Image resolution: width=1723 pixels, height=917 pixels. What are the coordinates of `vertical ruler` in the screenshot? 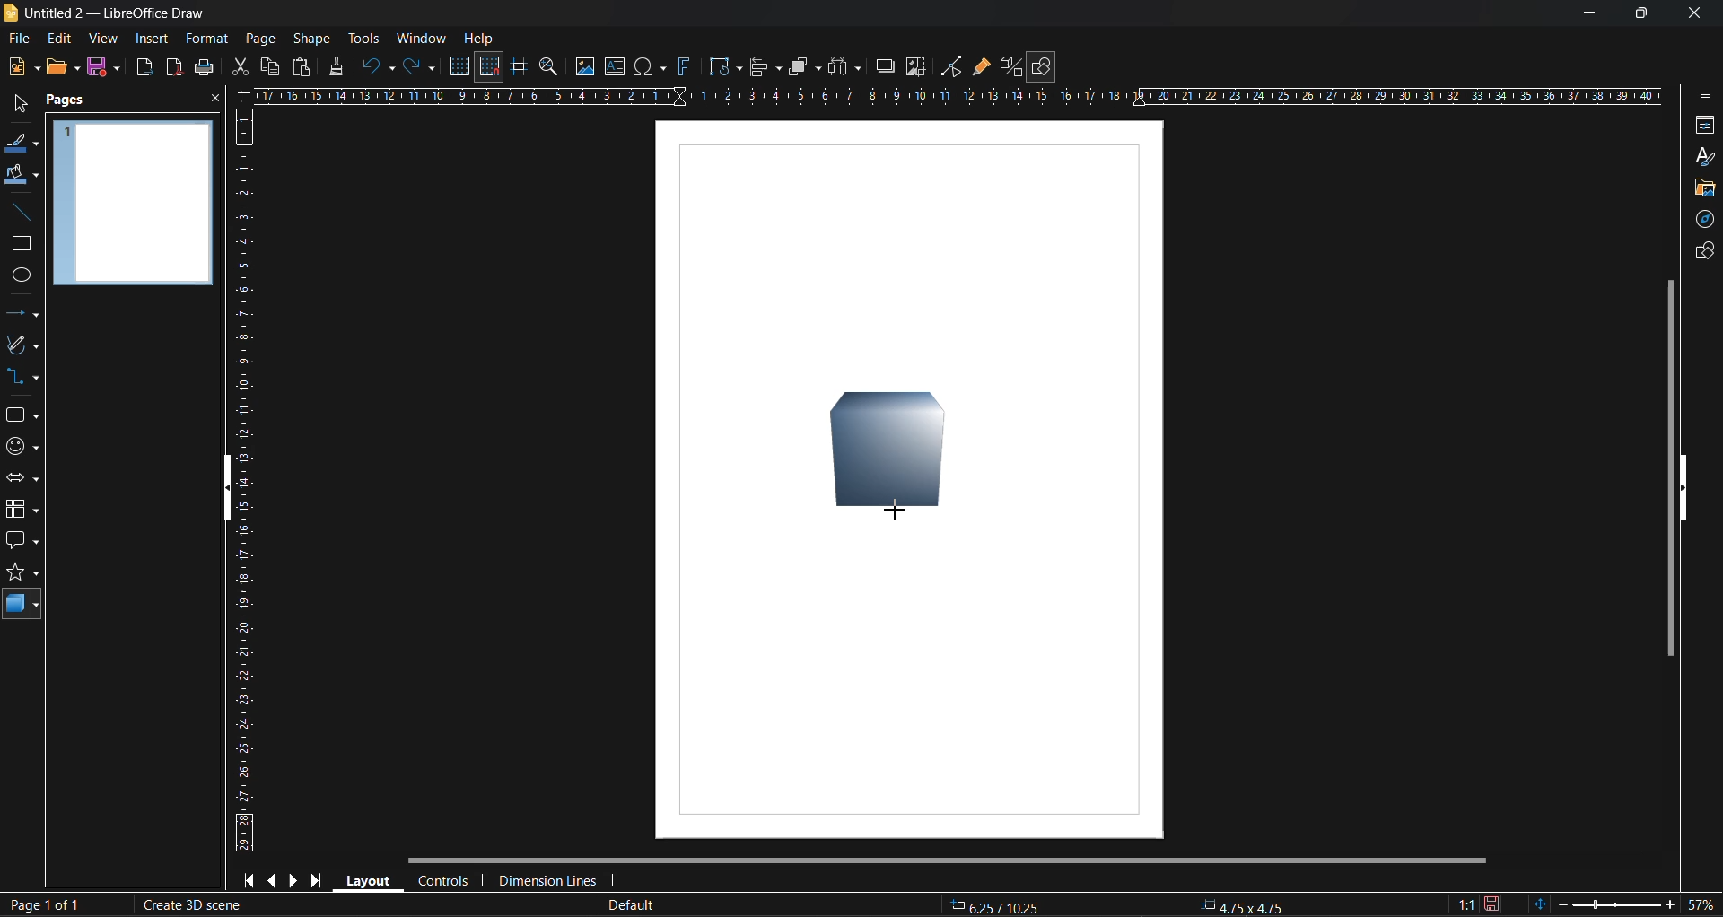 It's located at (245, 479).